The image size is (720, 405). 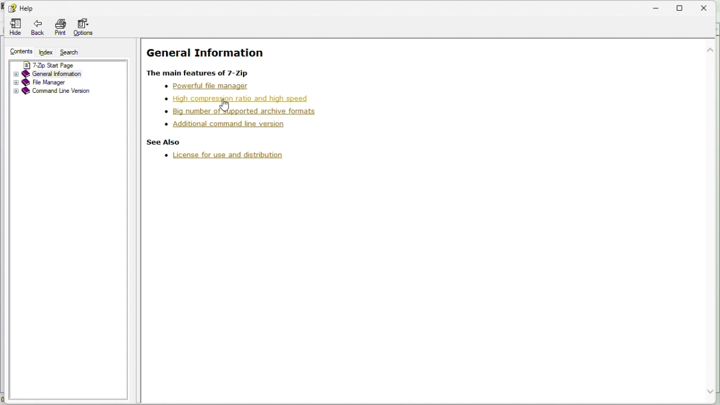 What do you see at coordinates (83, 26) in the screenshot?
I see `Options` at bounding box center [83, 26].